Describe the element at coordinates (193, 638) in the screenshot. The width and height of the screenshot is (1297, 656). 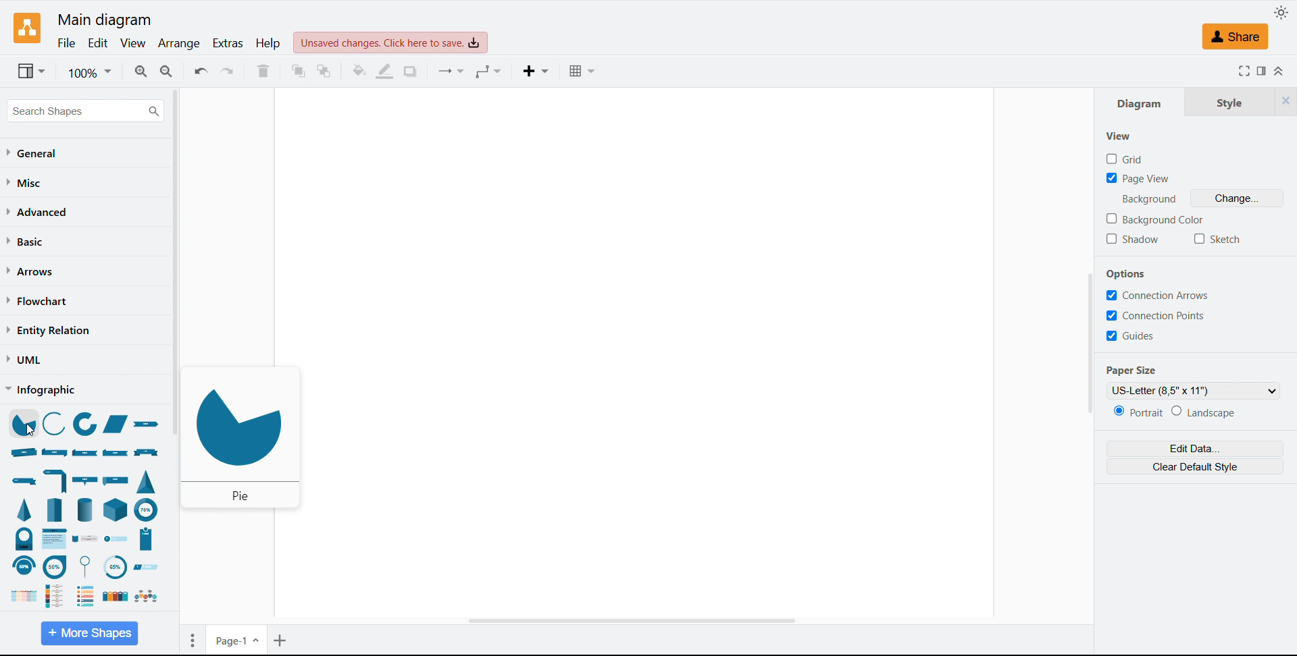
I see `Page options ` at that location.